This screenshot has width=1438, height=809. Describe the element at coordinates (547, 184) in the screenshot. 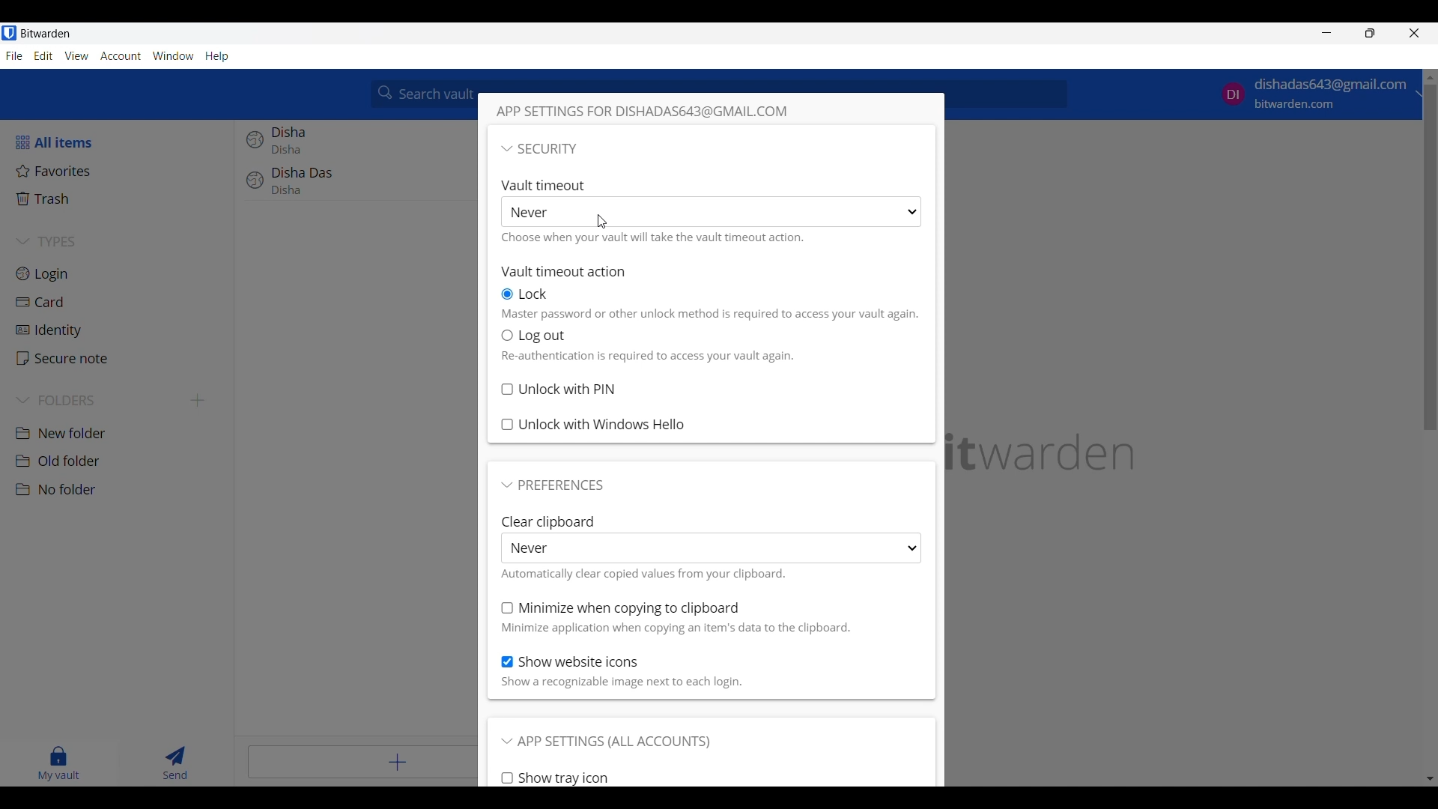

I see `Vault timeout` at that location.